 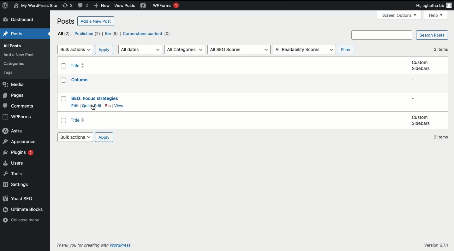 I want to click on Revisions, so click(x=68, y=6).